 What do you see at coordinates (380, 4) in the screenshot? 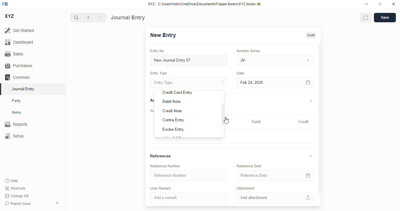
I see `toggle maximize` at bounding box center [380, 4].